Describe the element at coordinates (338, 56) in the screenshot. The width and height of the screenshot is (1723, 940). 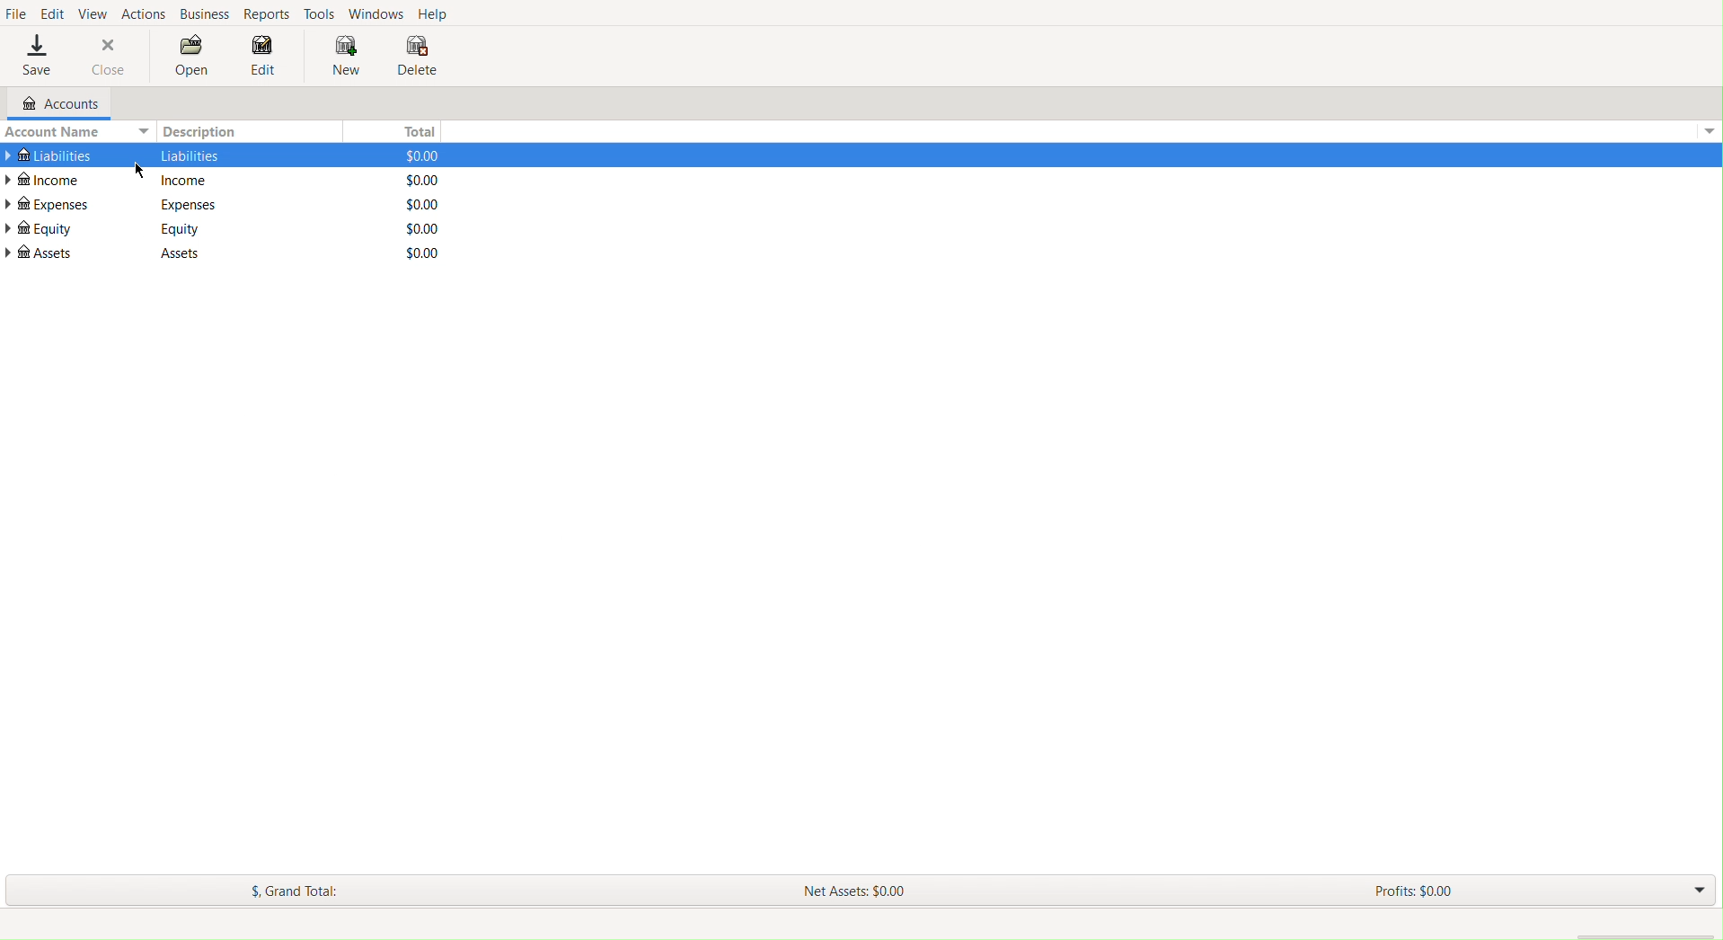
I see `New` at that location.